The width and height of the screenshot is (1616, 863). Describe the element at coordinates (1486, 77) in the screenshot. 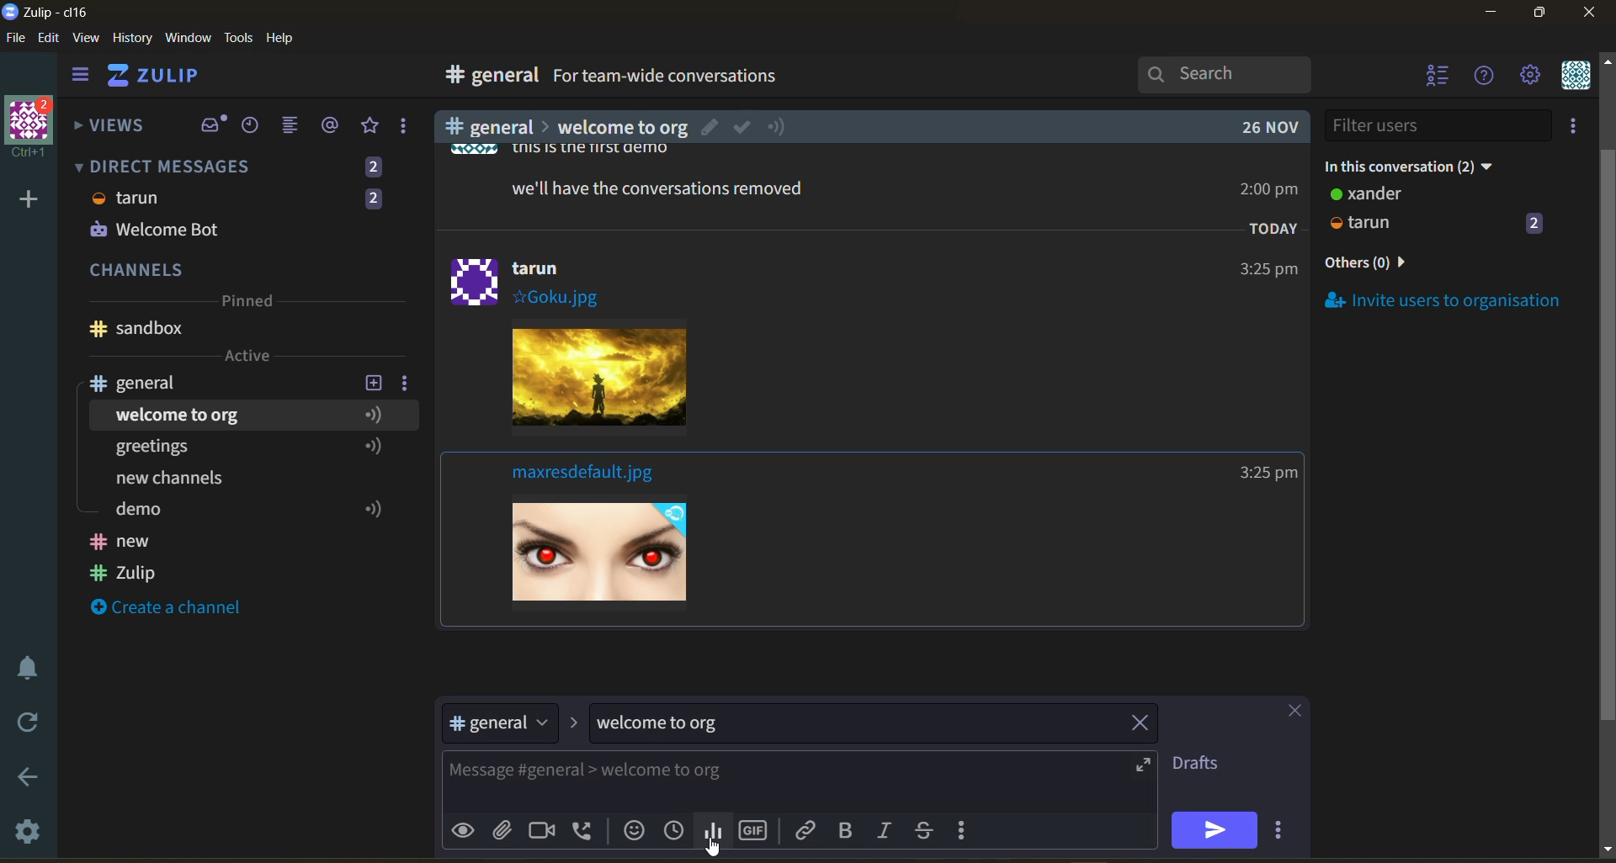

I see `help menu` at that location.